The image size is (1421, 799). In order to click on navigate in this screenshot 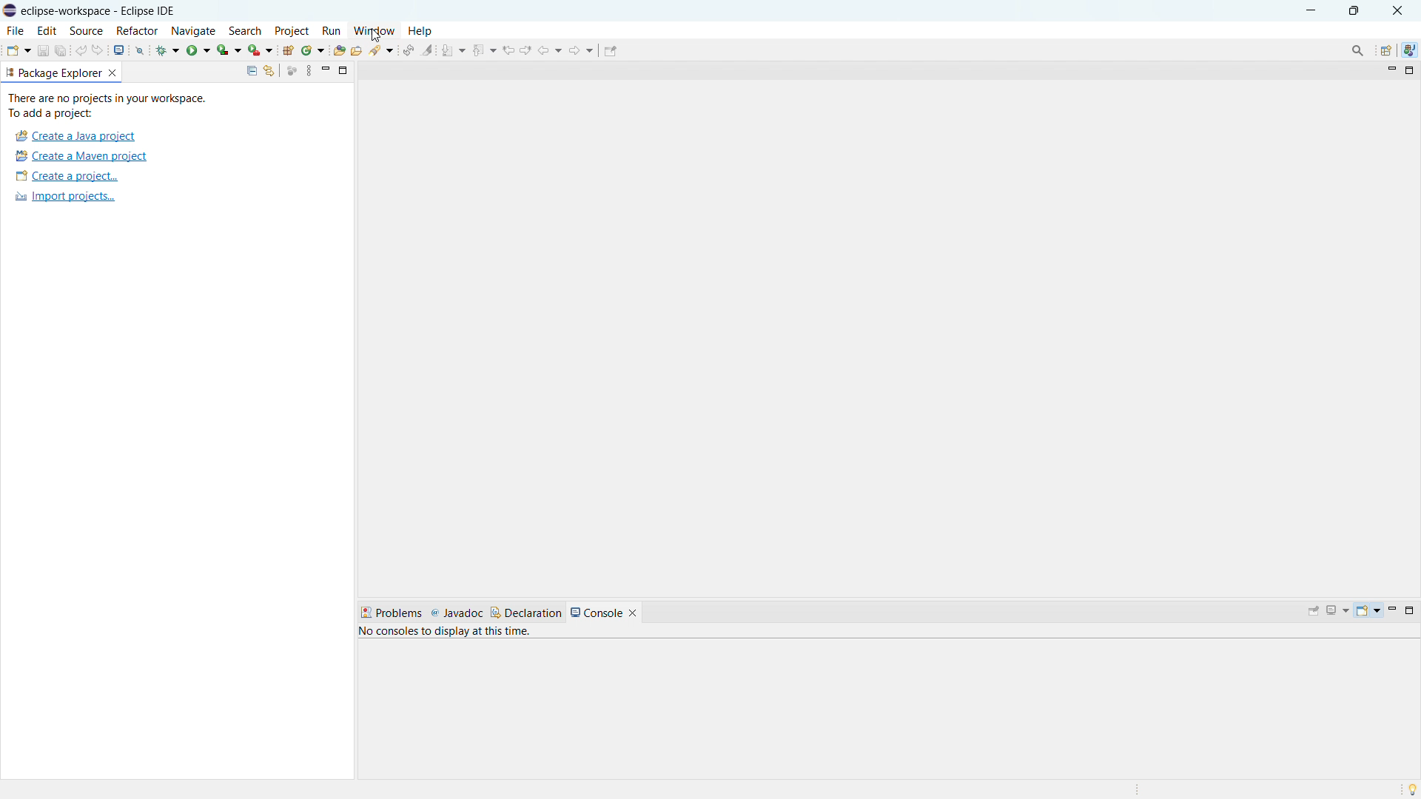, I will do `click(194, 31)`.